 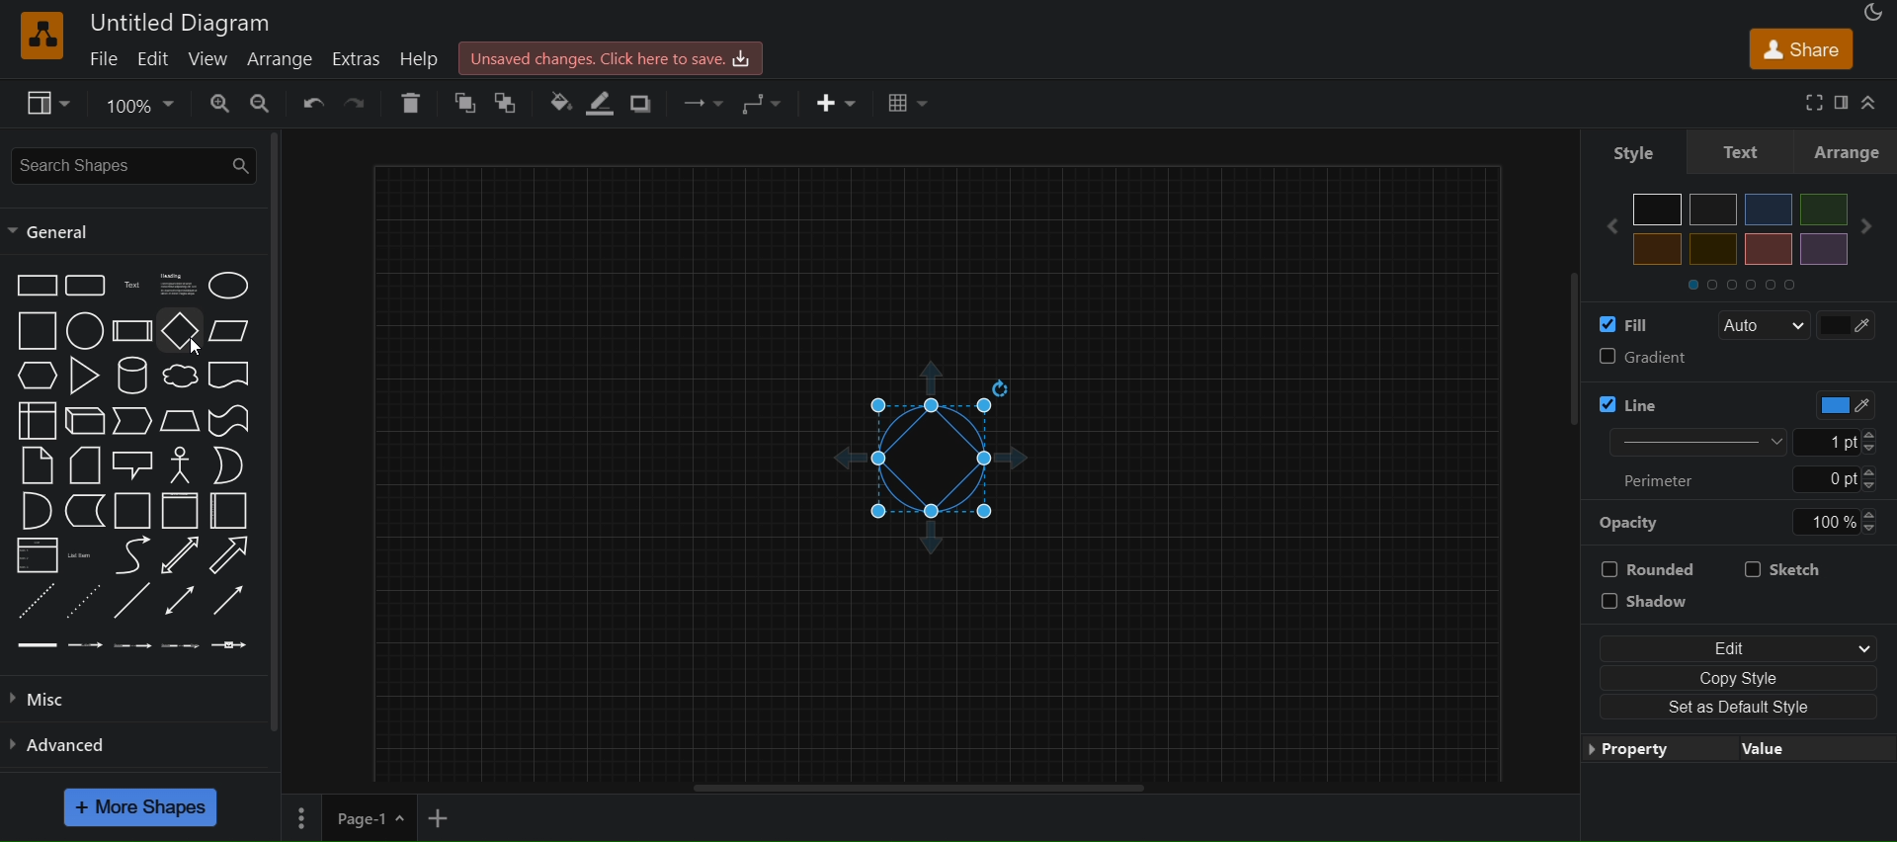 I want to click on misc, so click(x=61, y=700).